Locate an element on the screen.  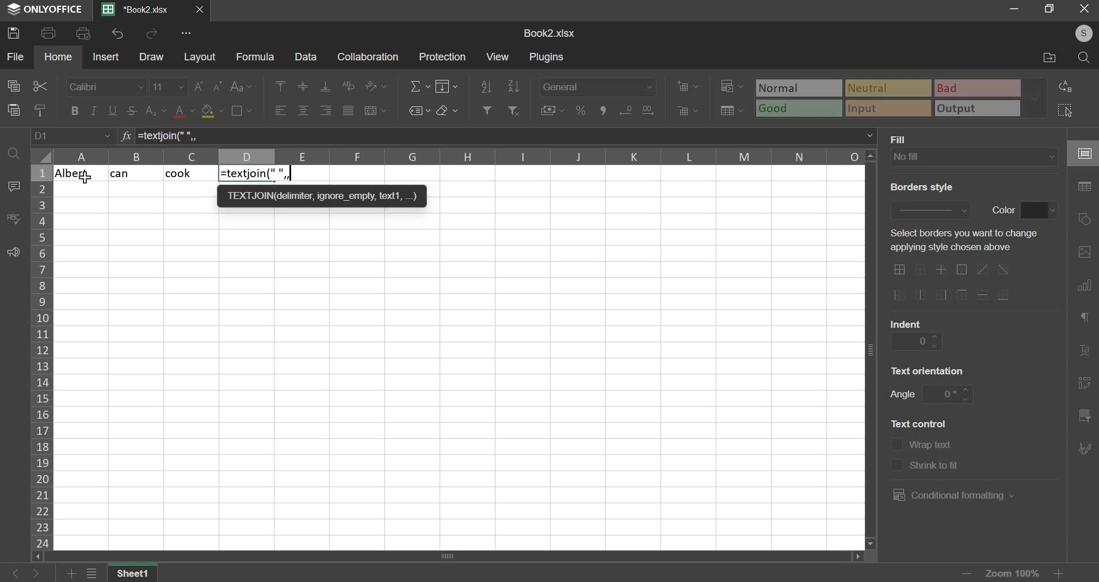
cell is located at coordinates (1083, 154).